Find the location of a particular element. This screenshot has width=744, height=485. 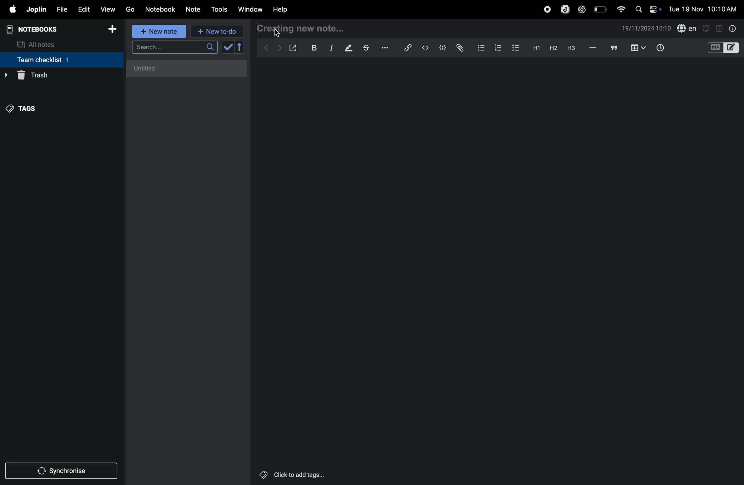

inline code is located at coordinates (425, 48).